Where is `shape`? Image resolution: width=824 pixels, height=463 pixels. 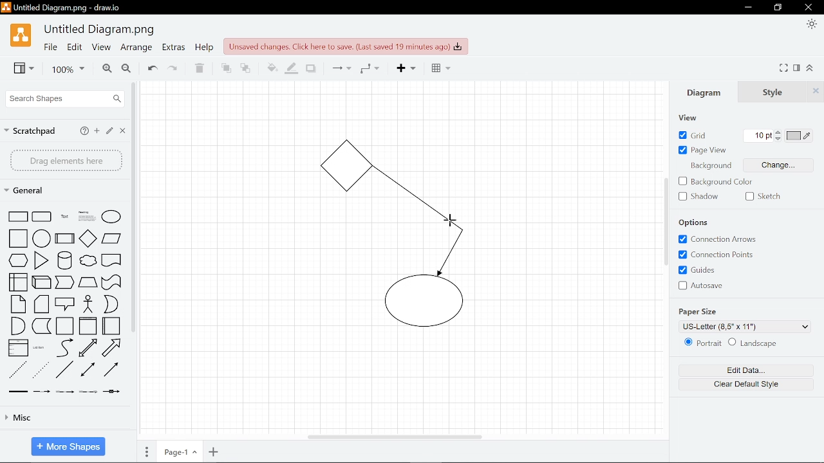
shape is located at coordinates (41, 371).